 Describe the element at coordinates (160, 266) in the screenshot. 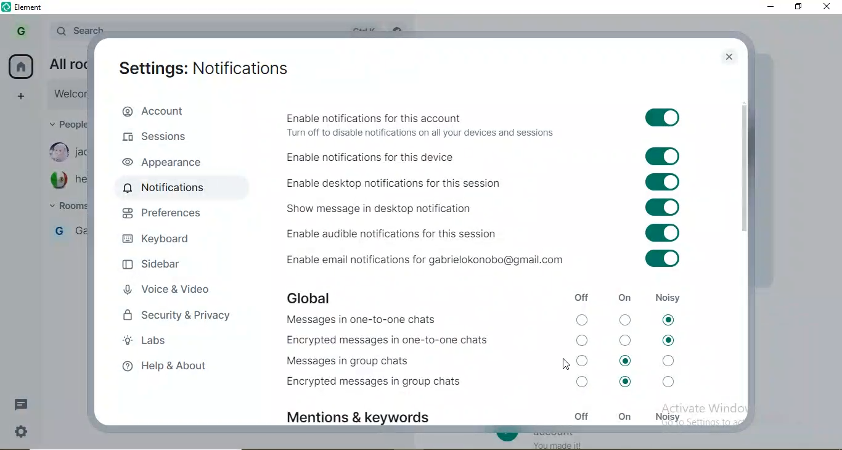

I see `sidebar` at that location.